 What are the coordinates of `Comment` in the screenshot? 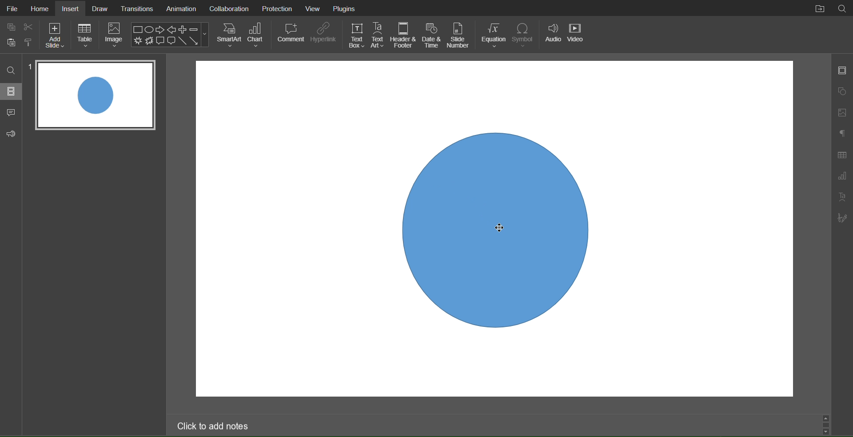 It's located at (291, 35).